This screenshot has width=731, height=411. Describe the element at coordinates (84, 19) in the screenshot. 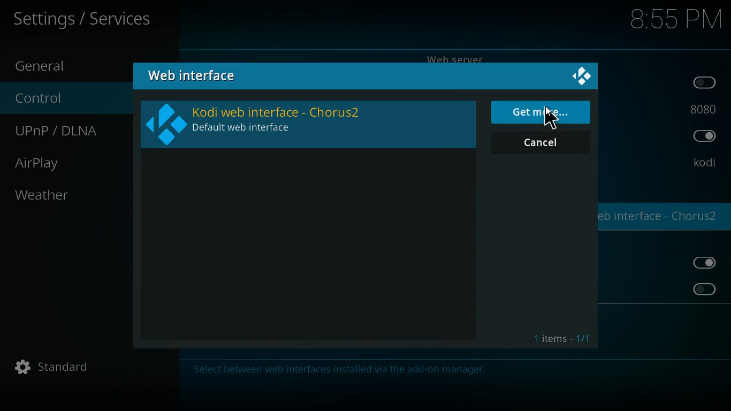

I see `Settings / Services` at that location.